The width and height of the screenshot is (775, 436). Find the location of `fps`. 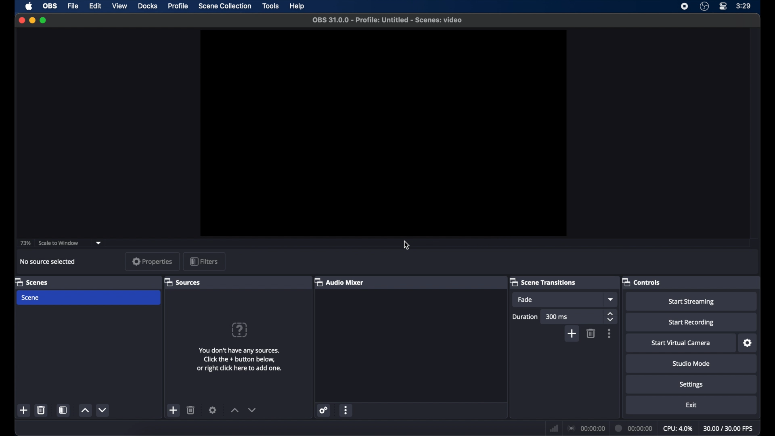

fps is located at coordinates (729, 428).